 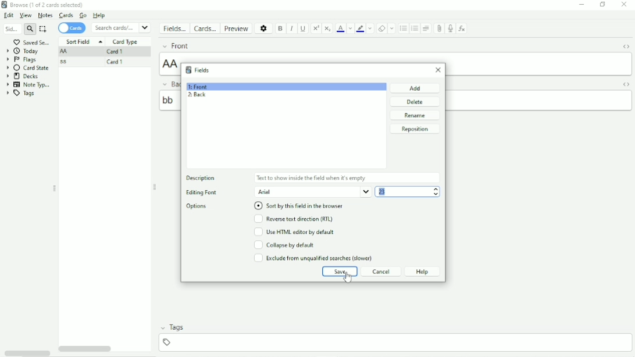 What do you see at coordinates (209, 192) in the screenshot?
I see `Editing Font` at bounding box center [209, 192].